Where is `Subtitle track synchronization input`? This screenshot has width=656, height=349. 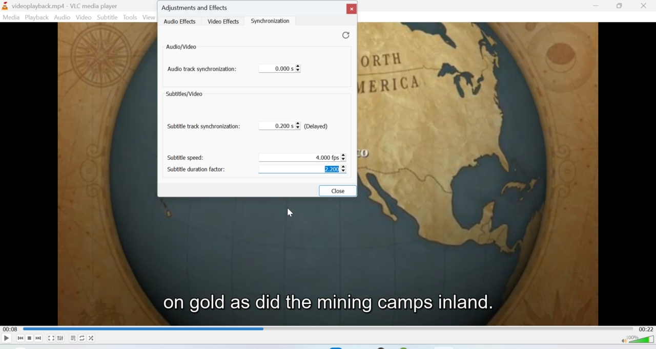
Subtitle track synchronization input is located at coordinates (302, 127).